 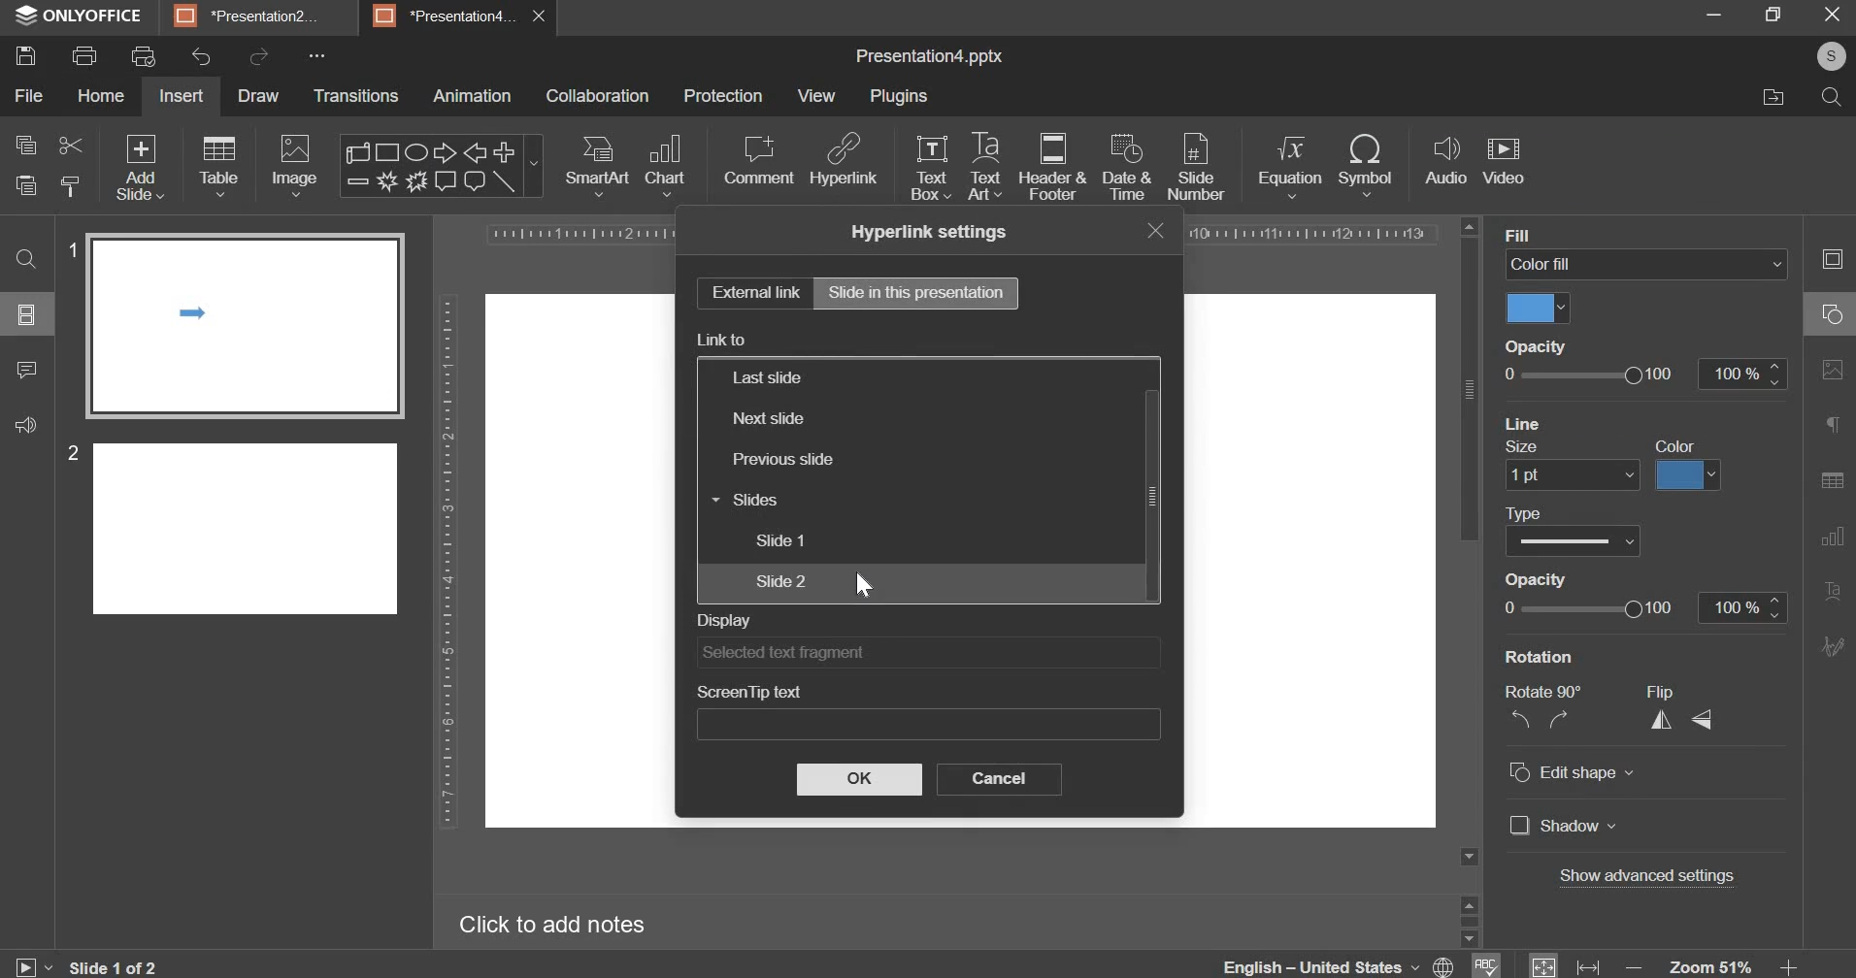 I want to click on display, so click(x=921, y=615).